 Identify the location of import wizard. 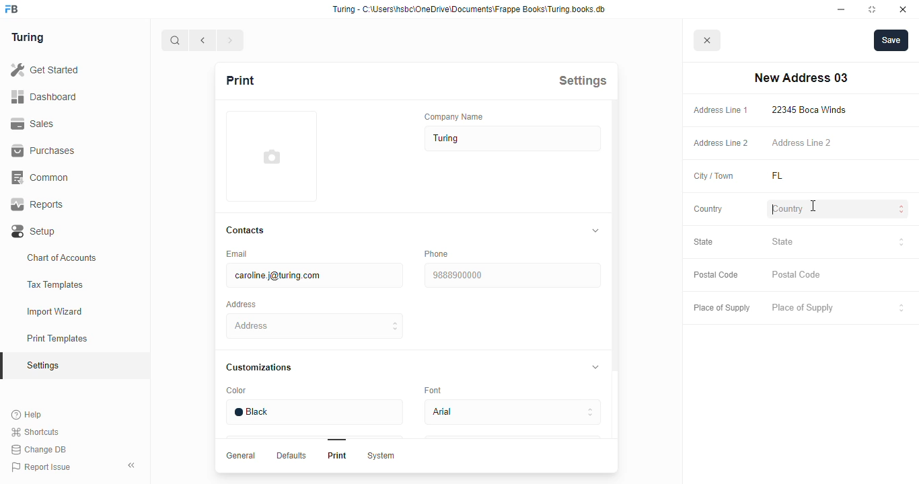
(55, 312).